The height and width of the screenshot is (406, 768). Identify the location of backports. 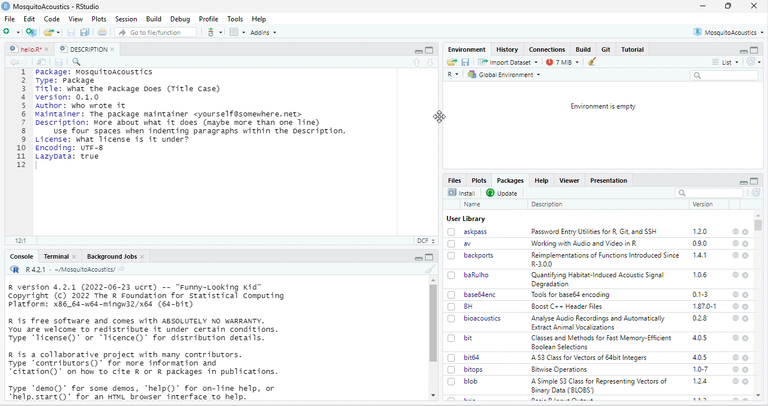
(472, 255).